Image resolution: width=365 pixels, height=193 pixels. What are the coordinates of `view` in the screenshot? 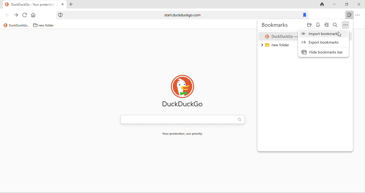 It's located at (327, 25).